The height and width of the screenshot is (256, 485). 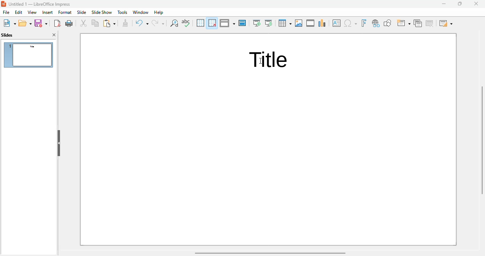 I want to click on start from first slide, so click(x=257, y=23).